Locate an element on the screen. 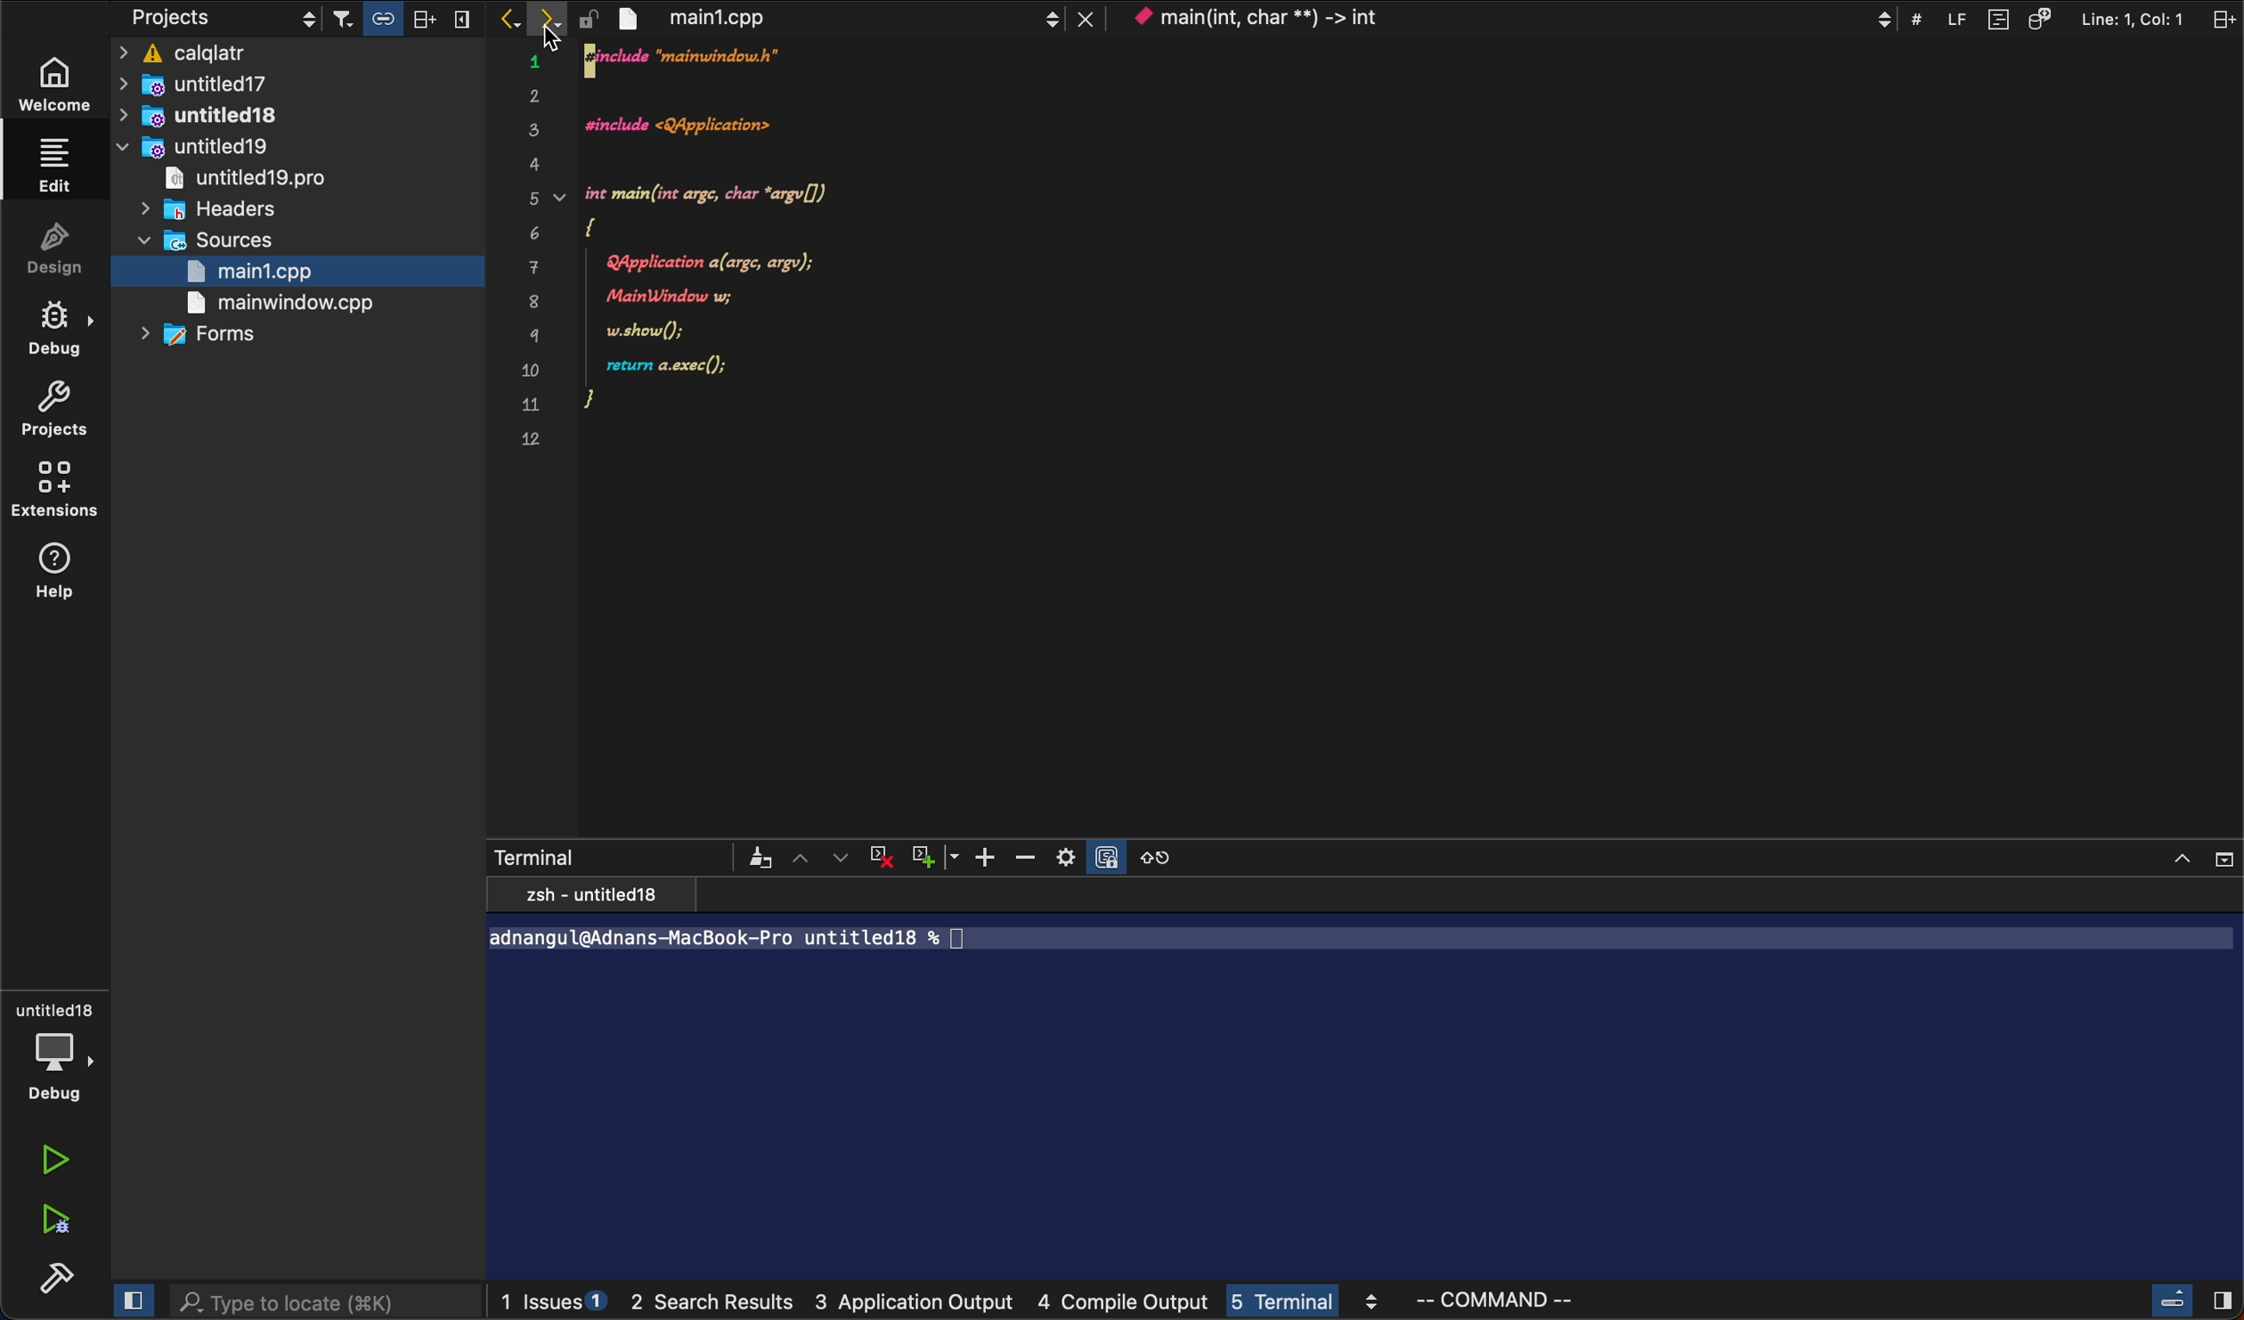  Setting is located at coordinates (1067, 859).